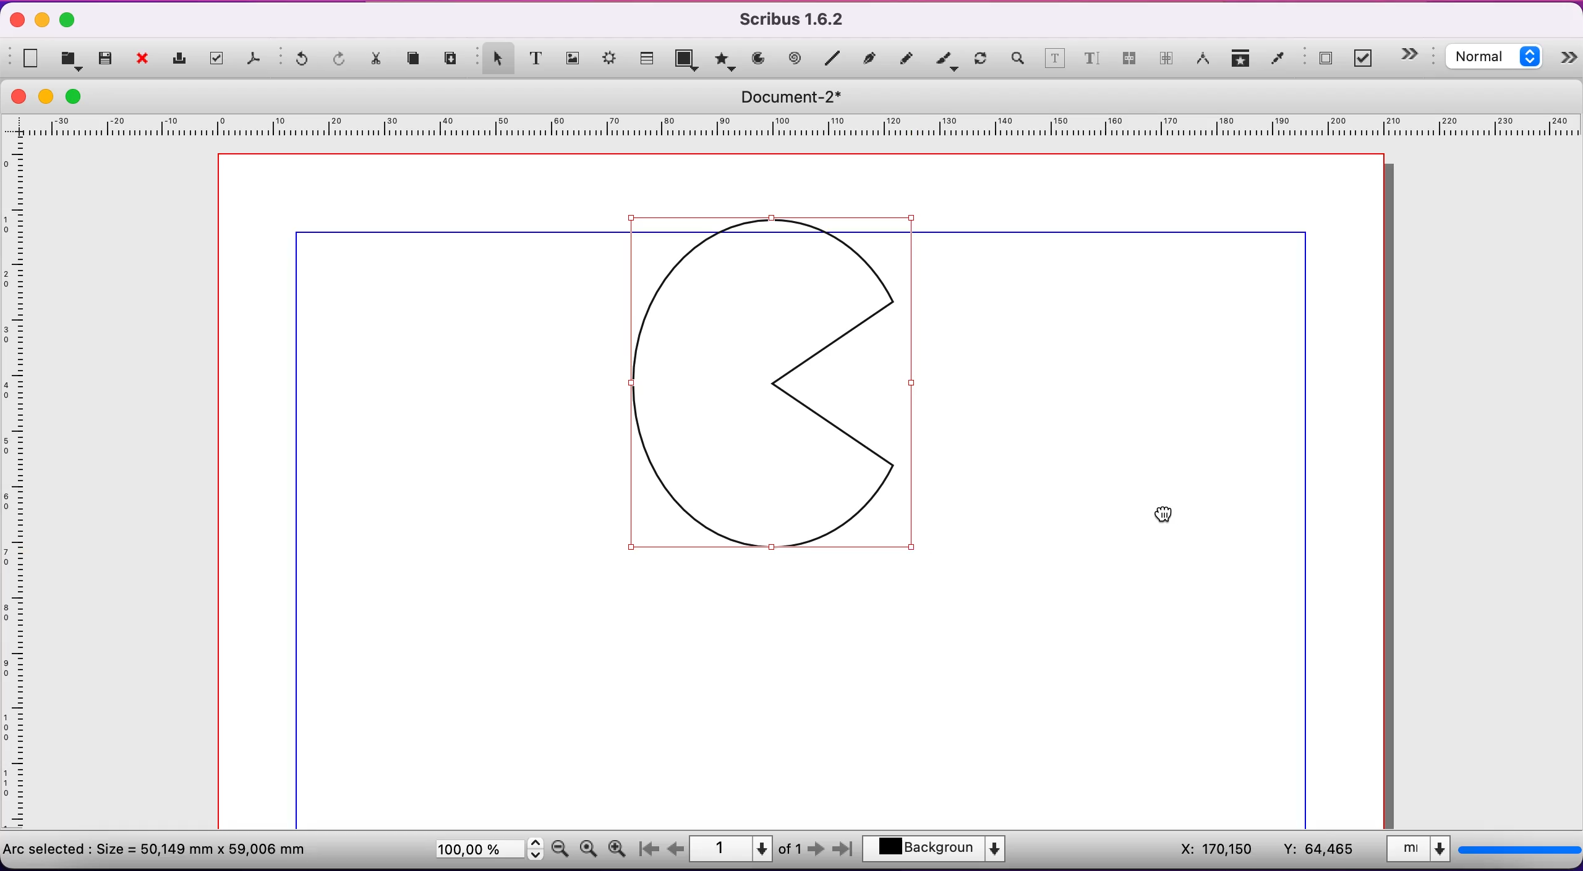 Image resolution: width=1583 pixels, height=871 pixels. I want to click on edit text with story editor, so click(1091, 63).